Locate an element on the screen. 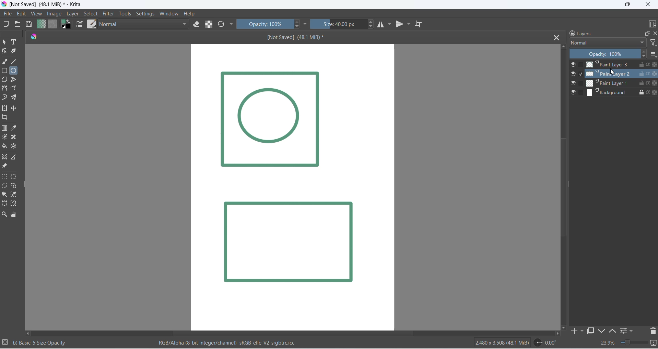 The height and width of the screenshot is (349, 658). curve selection tool is located at coordinates (4, 204).